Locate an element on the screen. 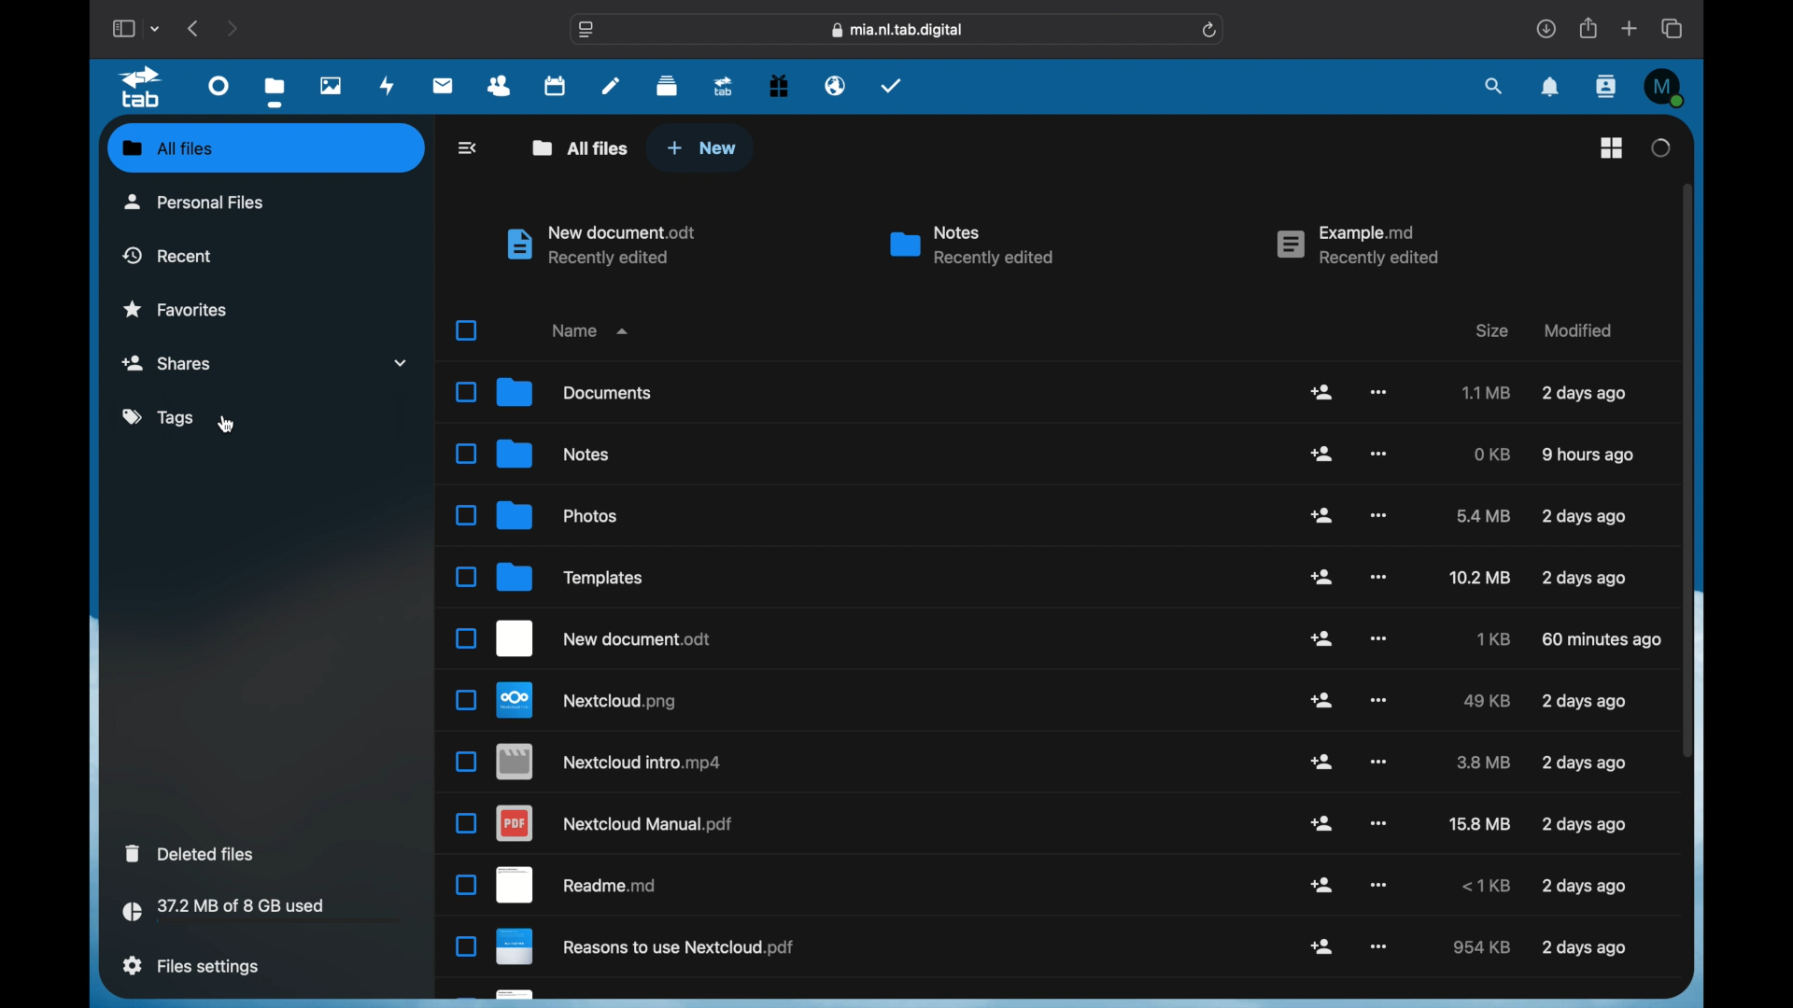 The image size is (1793, 1008). nextcloud manual is located at coordinates (616, 822).